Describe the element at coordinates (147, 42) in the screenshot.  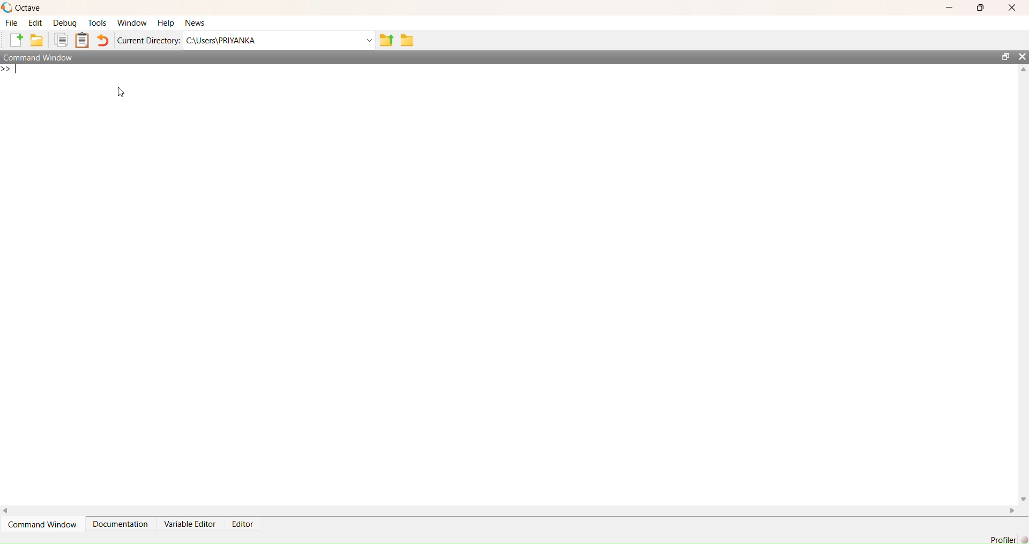
I see `‘Current Directory:` at that location.